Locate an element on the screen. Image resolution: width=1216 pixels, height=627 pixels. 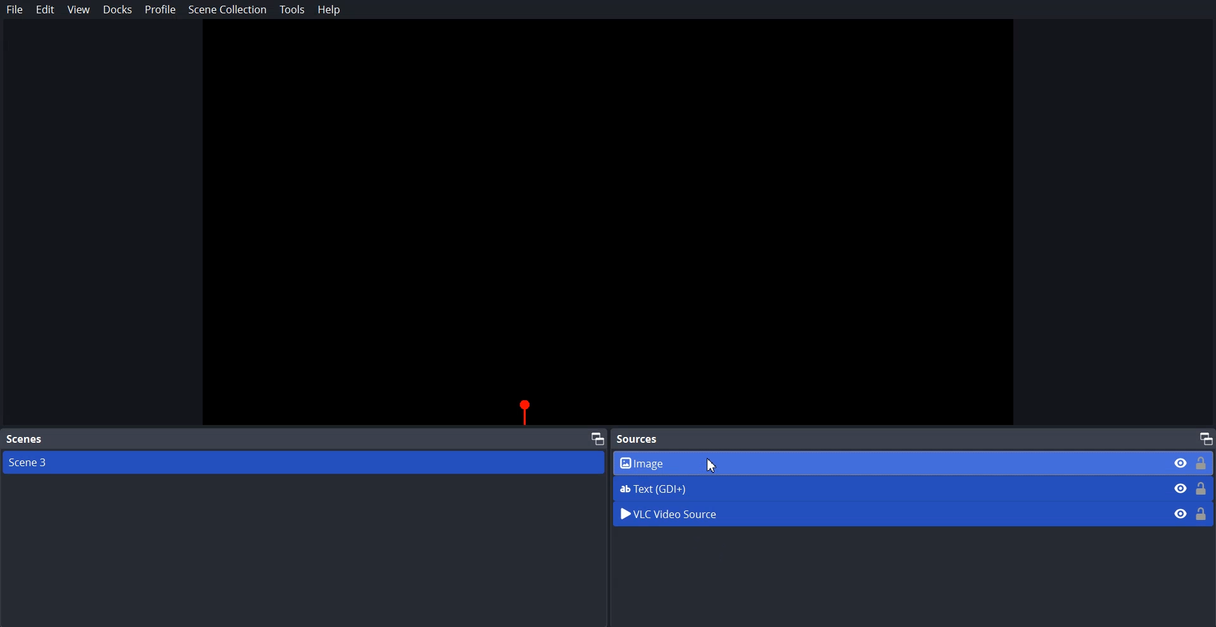
Profile is located at coordinates (161, 9).